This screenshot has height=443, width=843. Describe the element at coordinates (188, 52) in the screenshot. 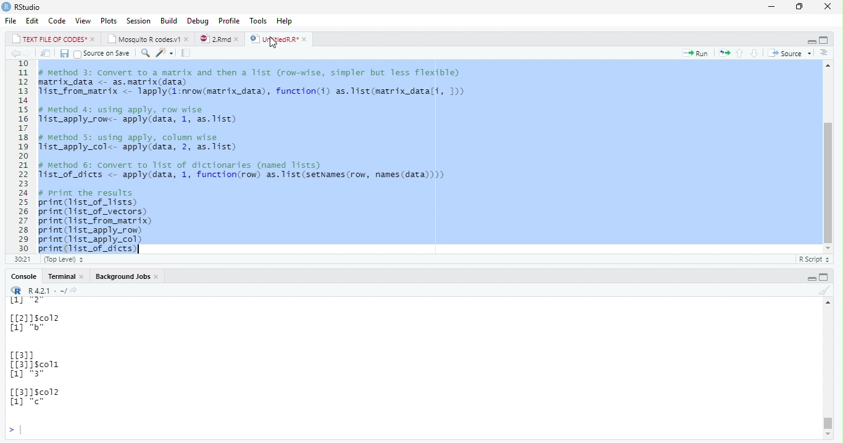

I see `compile report` at that location.